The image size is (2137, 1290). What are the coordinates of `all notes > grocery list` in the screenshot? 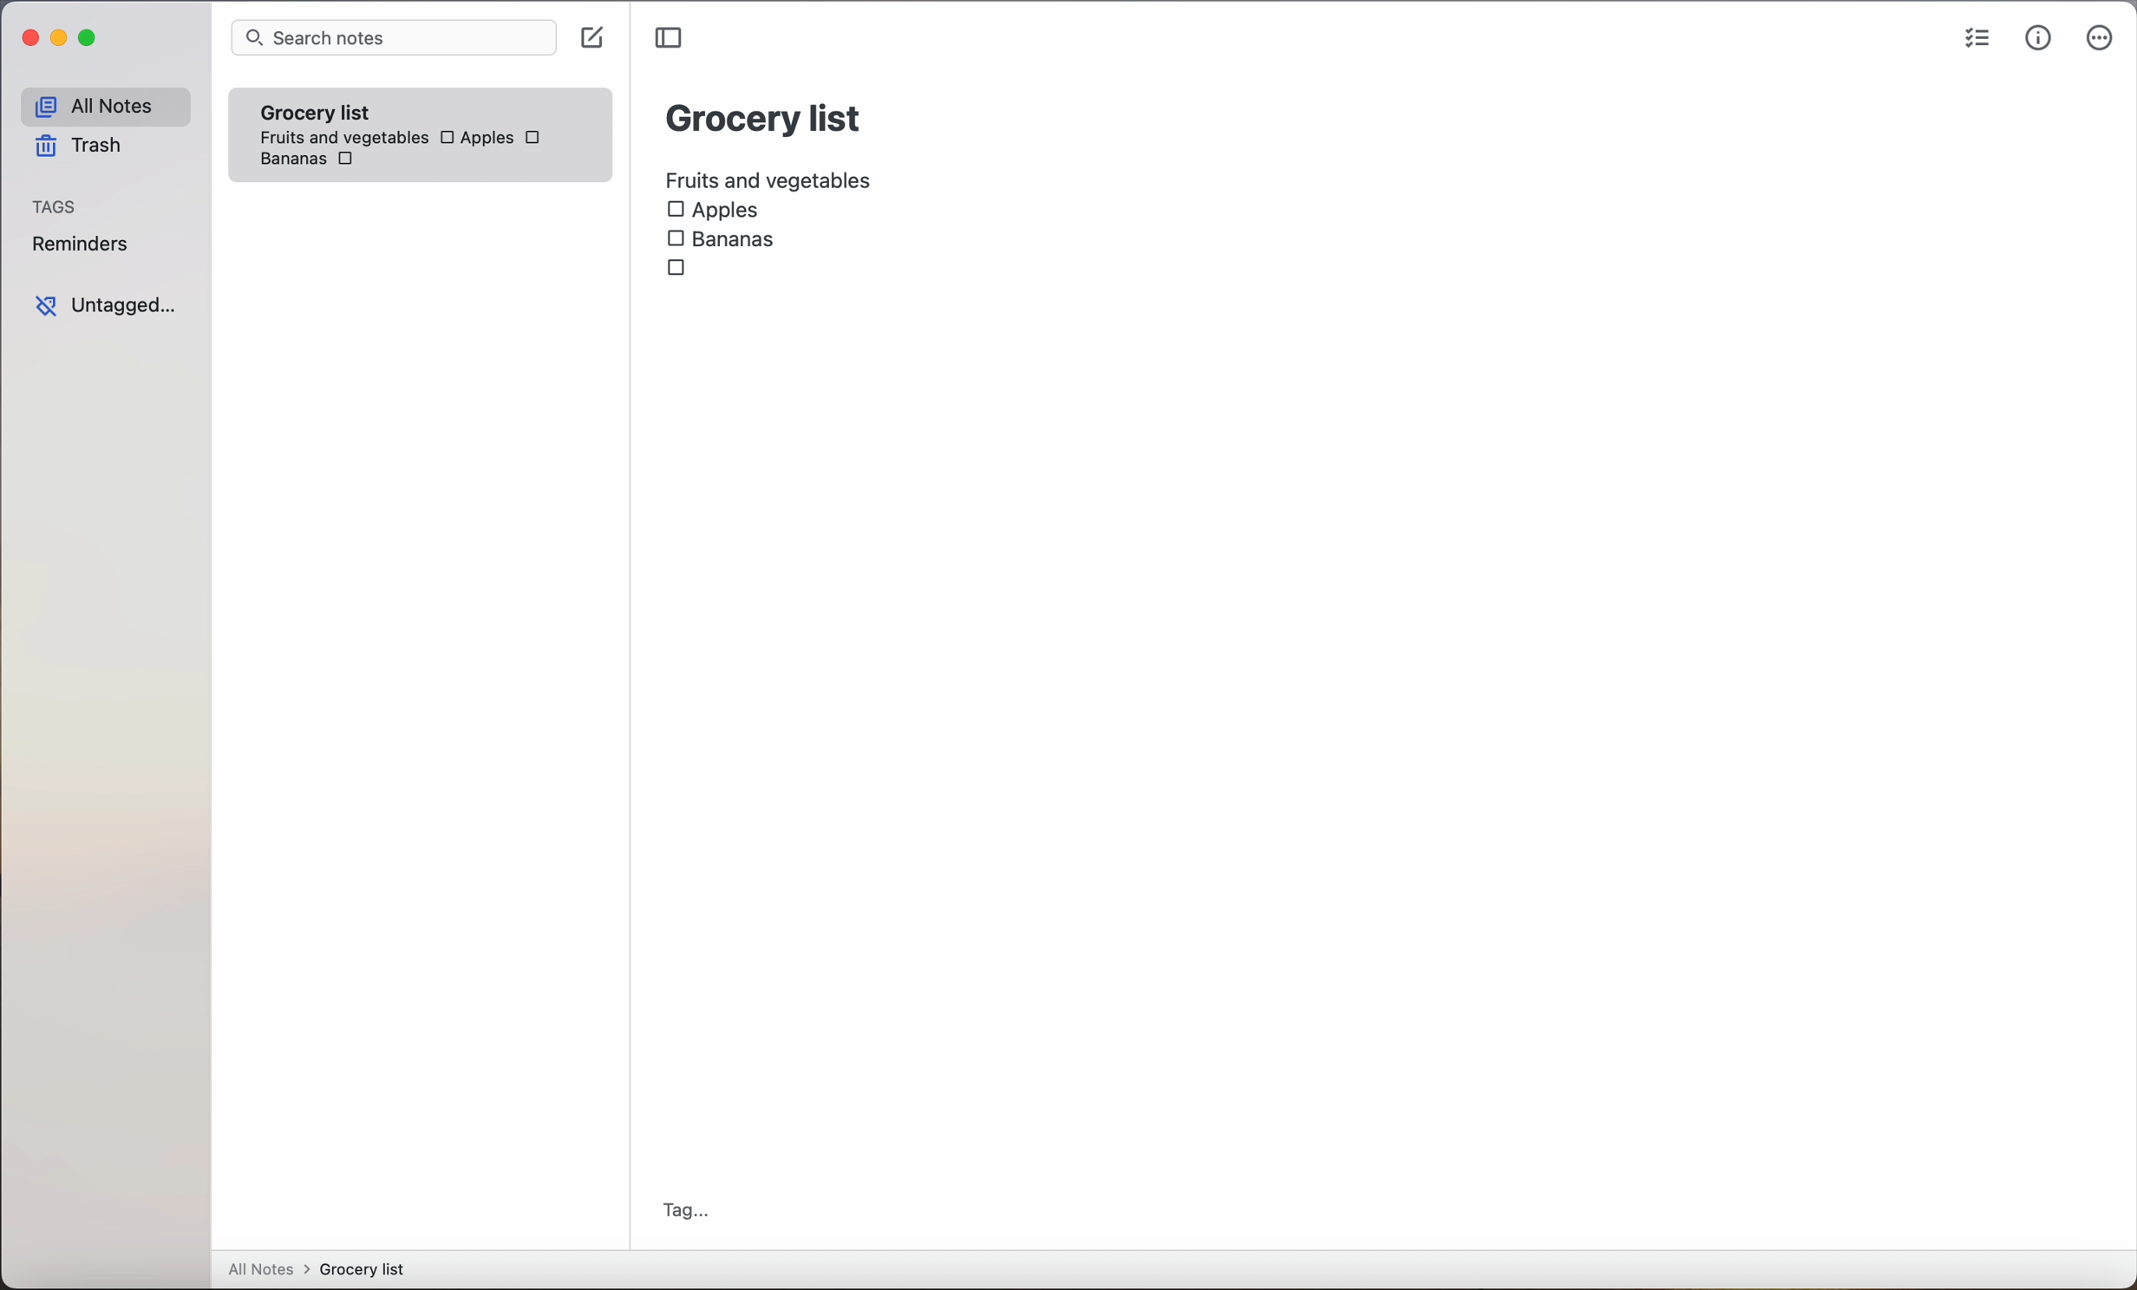 It's located at (323, 1271).